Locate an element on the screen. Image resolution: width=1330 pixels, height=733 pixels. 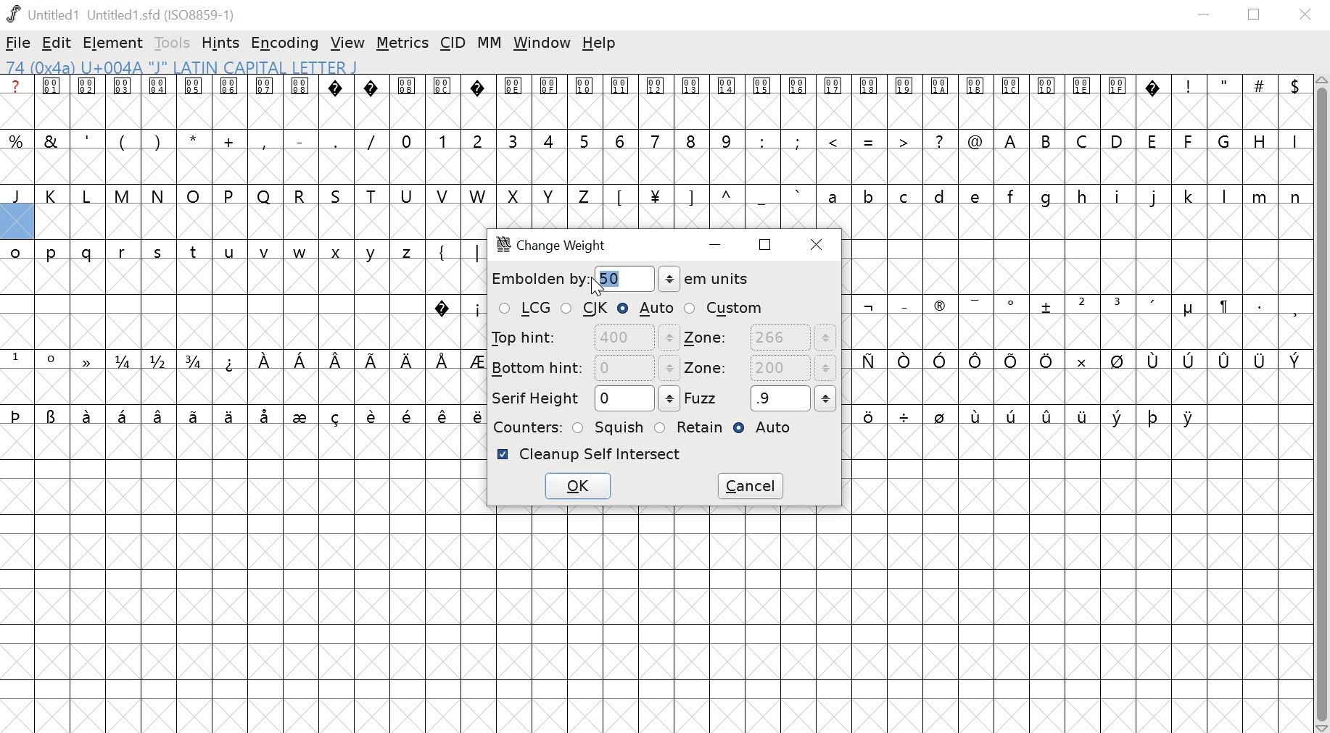
selected glyph slot is located at coordinates (17, 222).